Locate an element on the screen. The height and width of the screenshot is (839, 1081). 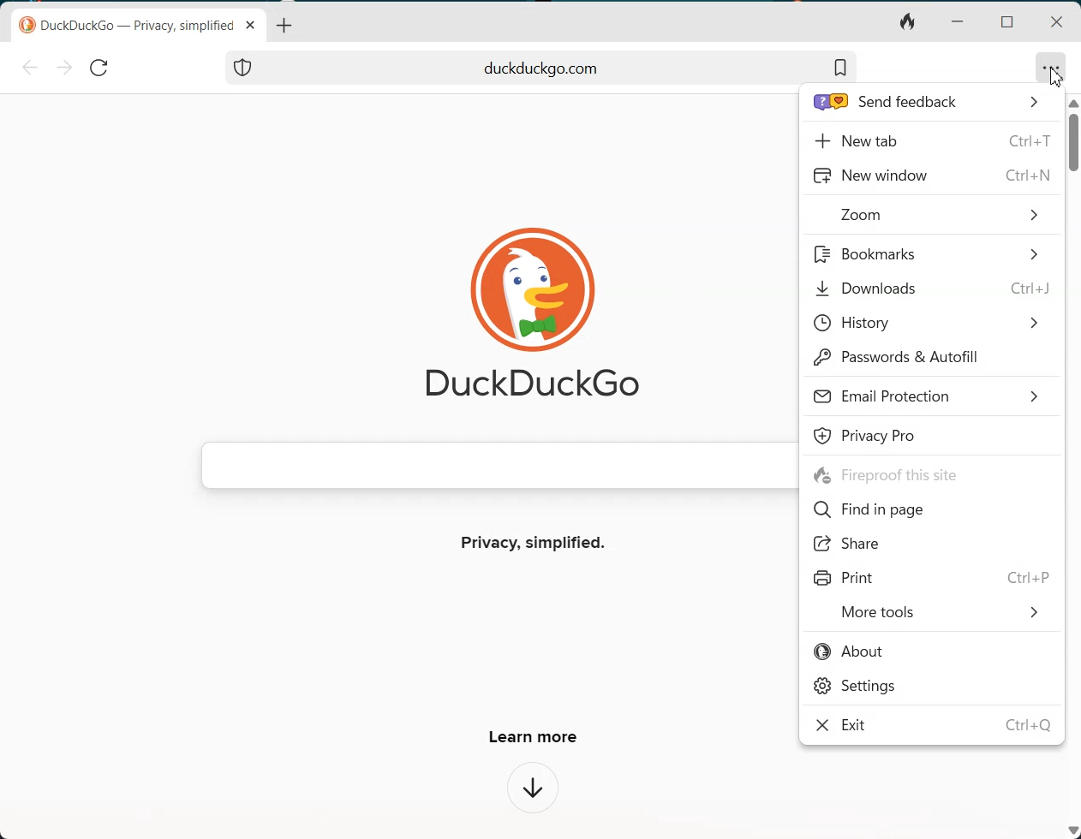
About is located at coordinates (931, 651).